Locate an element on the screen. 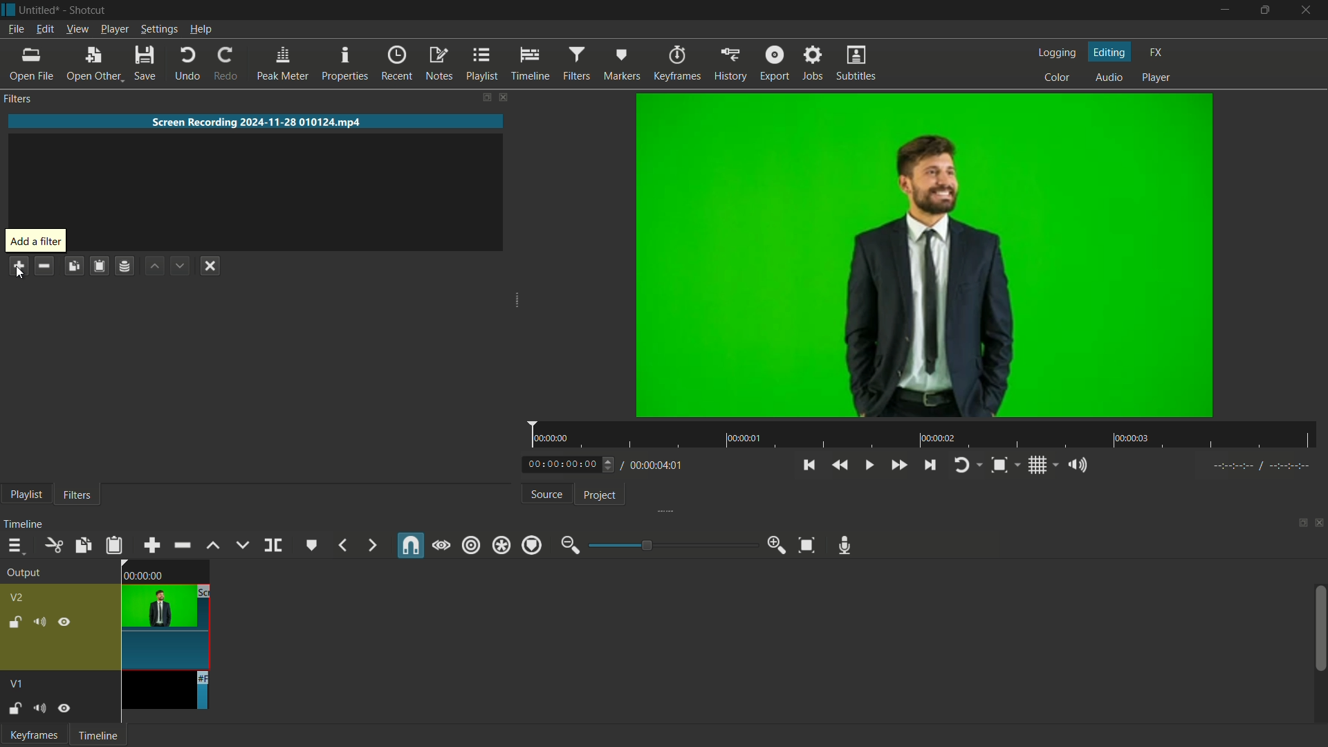 This screenshot has width=1328, height=747. hide is located at coordinates (65, 622).